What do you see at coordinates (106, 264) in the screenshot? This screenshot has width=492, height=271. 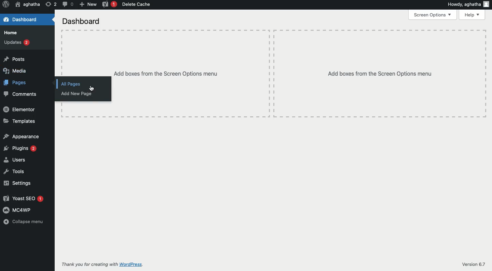 I see `Thank you for creating with wordpress` at bounding box center [106, 264].